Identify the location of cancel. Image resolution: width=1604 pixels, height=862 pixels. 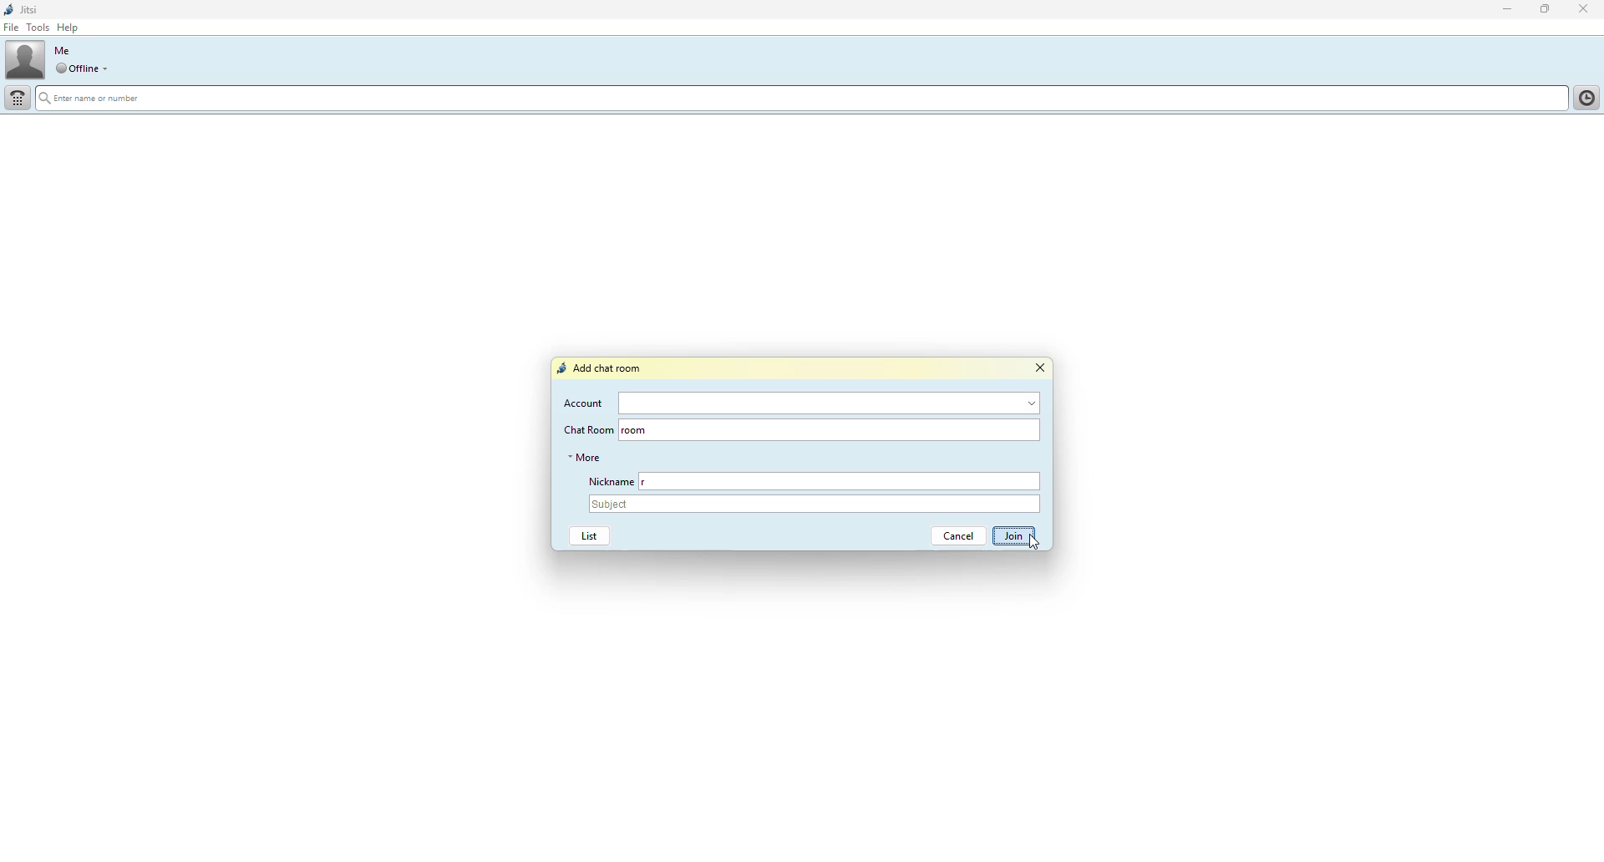
(952, 536).